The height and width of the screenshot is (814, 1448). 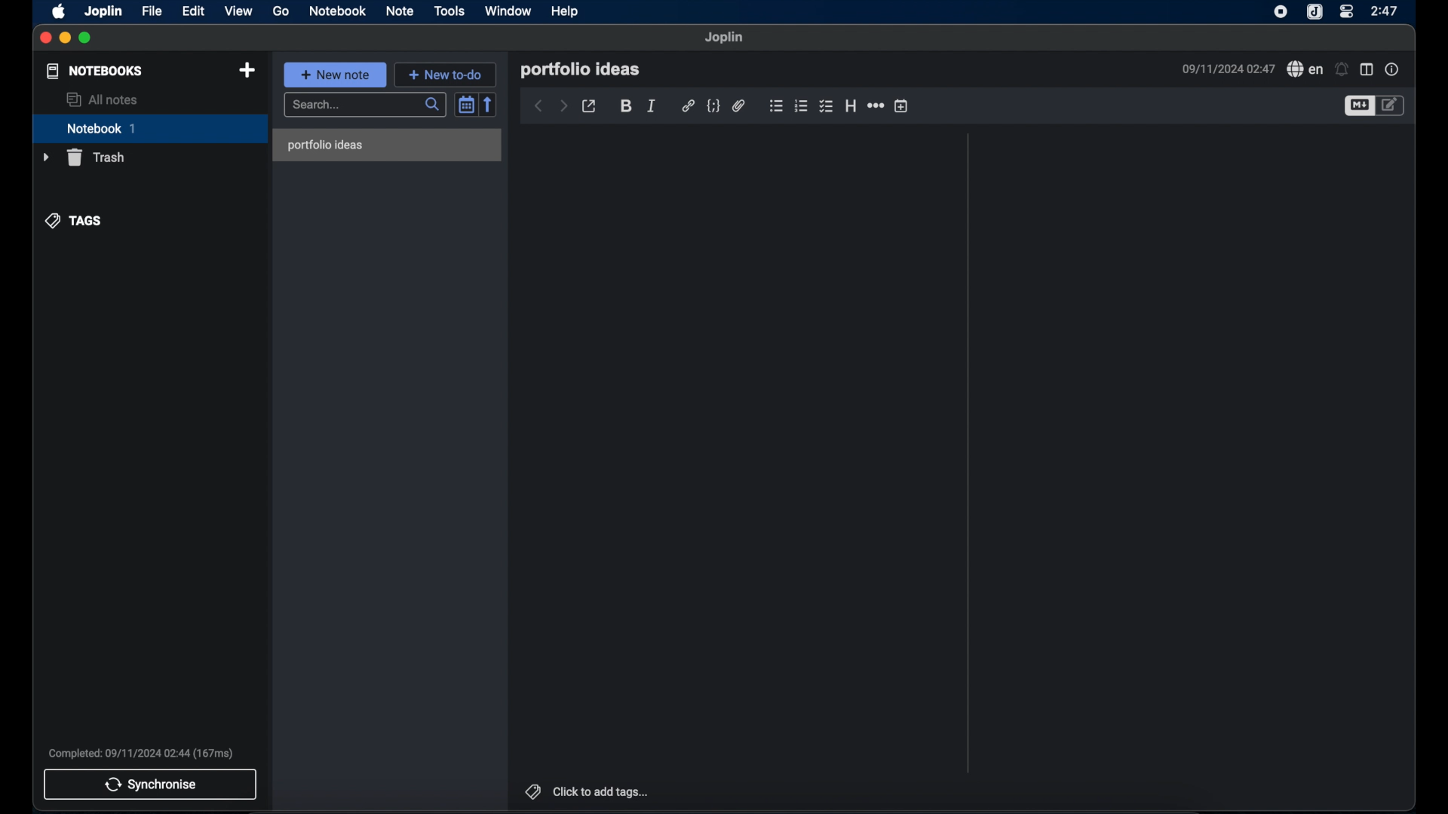 What do you see at coordinates (399, 11) in the screenshot?
I see `note` at bounding box center [399, 11].